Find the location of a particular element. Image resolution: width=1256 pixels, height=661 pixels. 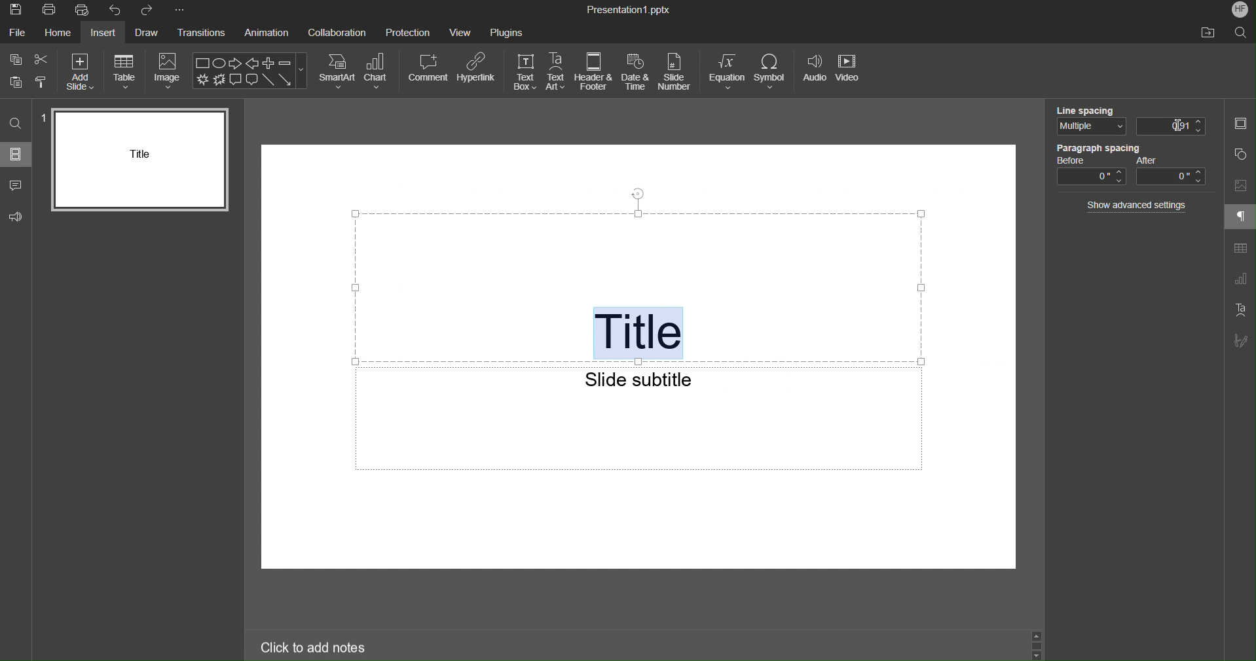

Image Settings is located at coordinates (1239, 186).